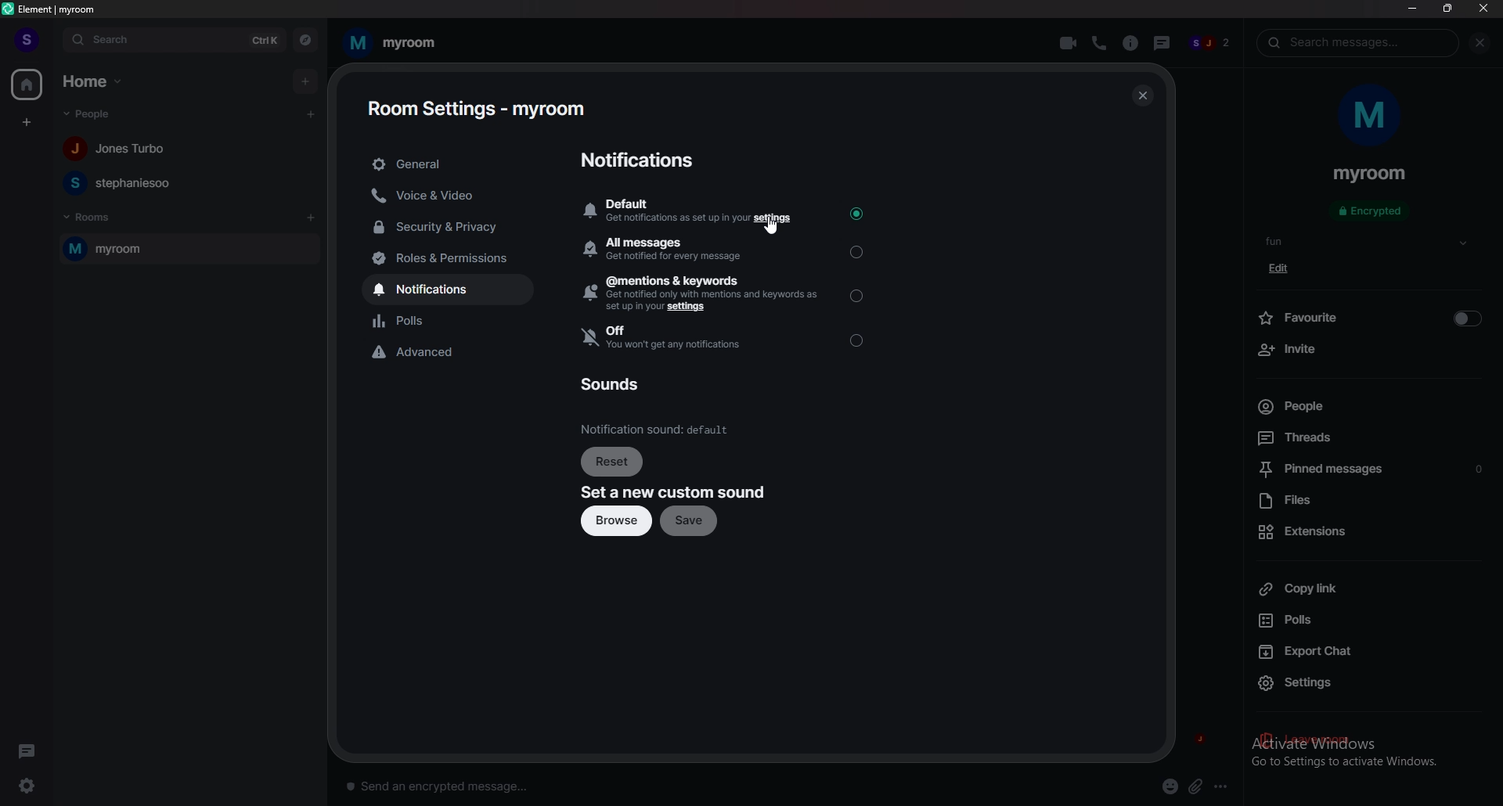 Image resolution: width=1503 pixels, height=806 pixels. Describe the element at coordinates (94, 82) in the screenshot. I see `home` at that location.